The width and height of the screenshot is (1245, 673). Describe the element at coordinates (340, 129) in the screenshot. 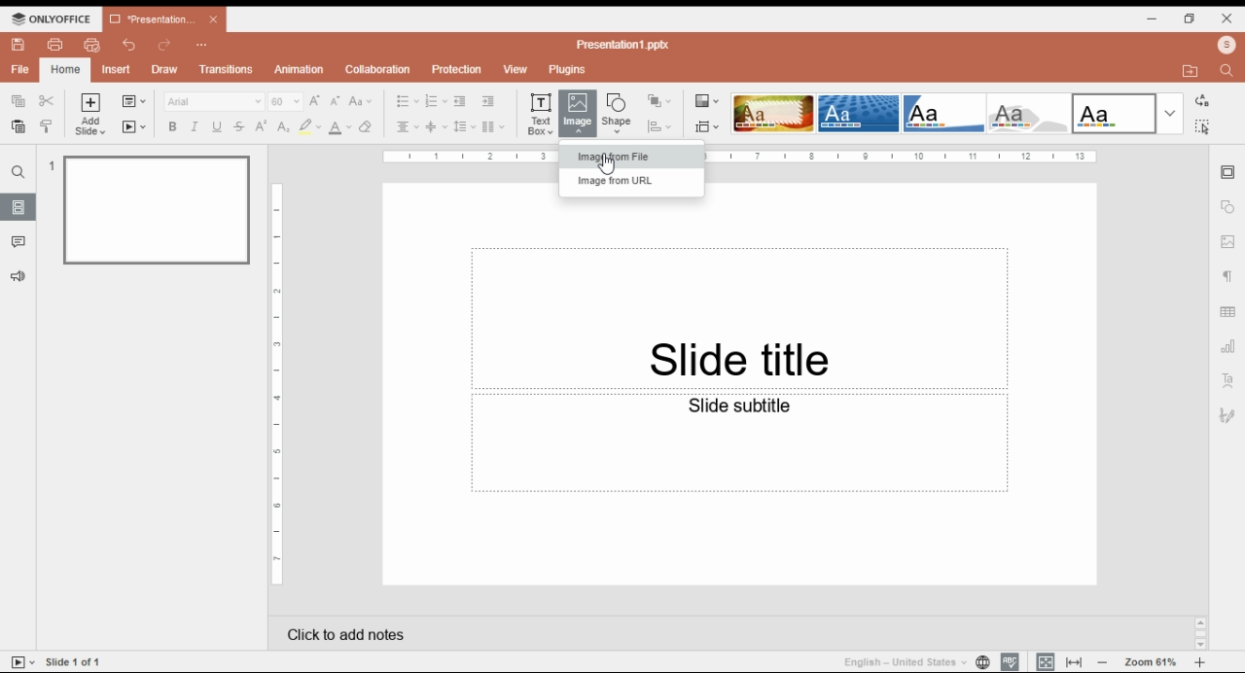

I see `font color` at that location.